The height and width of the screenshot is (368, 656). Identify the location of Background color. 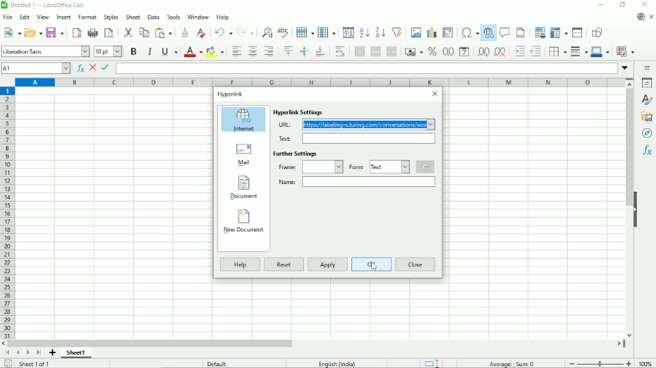
(214, 52).